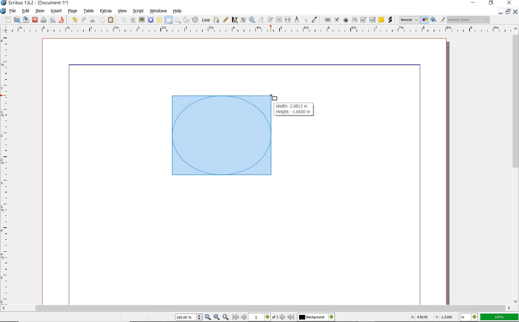 The height and width of the screenshot is (322, 519). I want to click on FILE, so click(13, 11).